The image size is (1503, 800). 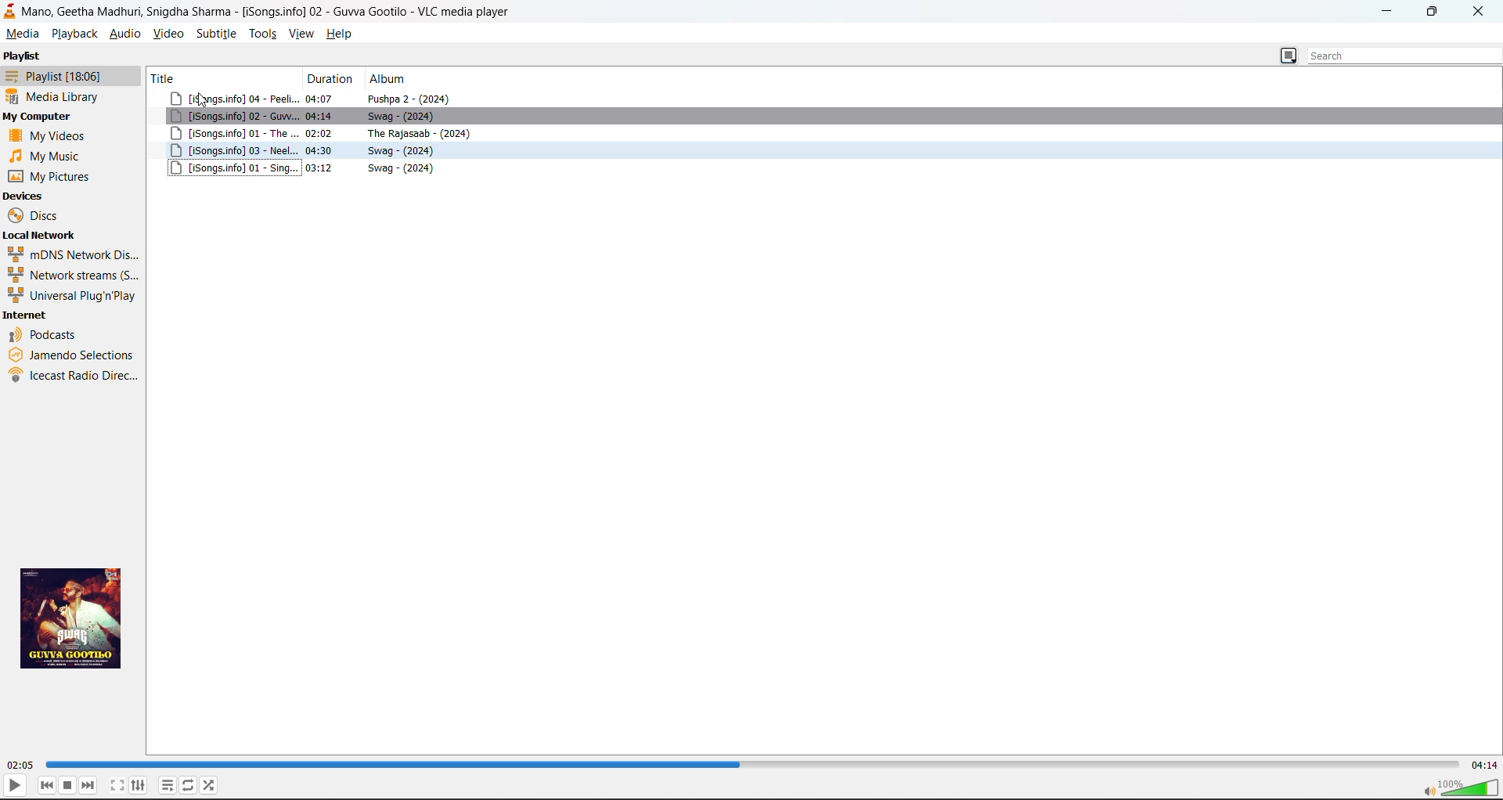 I want to click on jamendo selections, so click(x=74, y=353).